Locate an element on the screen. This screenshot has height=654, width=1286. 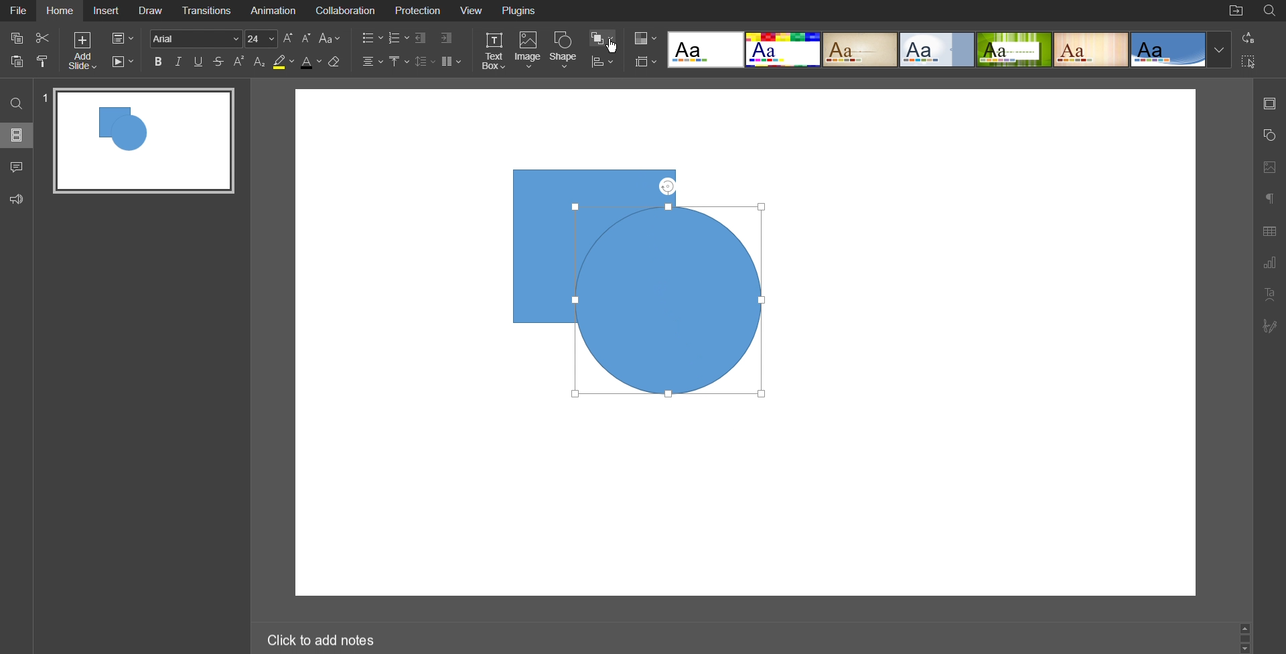
Playback Settings is located at coordinates (121, 62).